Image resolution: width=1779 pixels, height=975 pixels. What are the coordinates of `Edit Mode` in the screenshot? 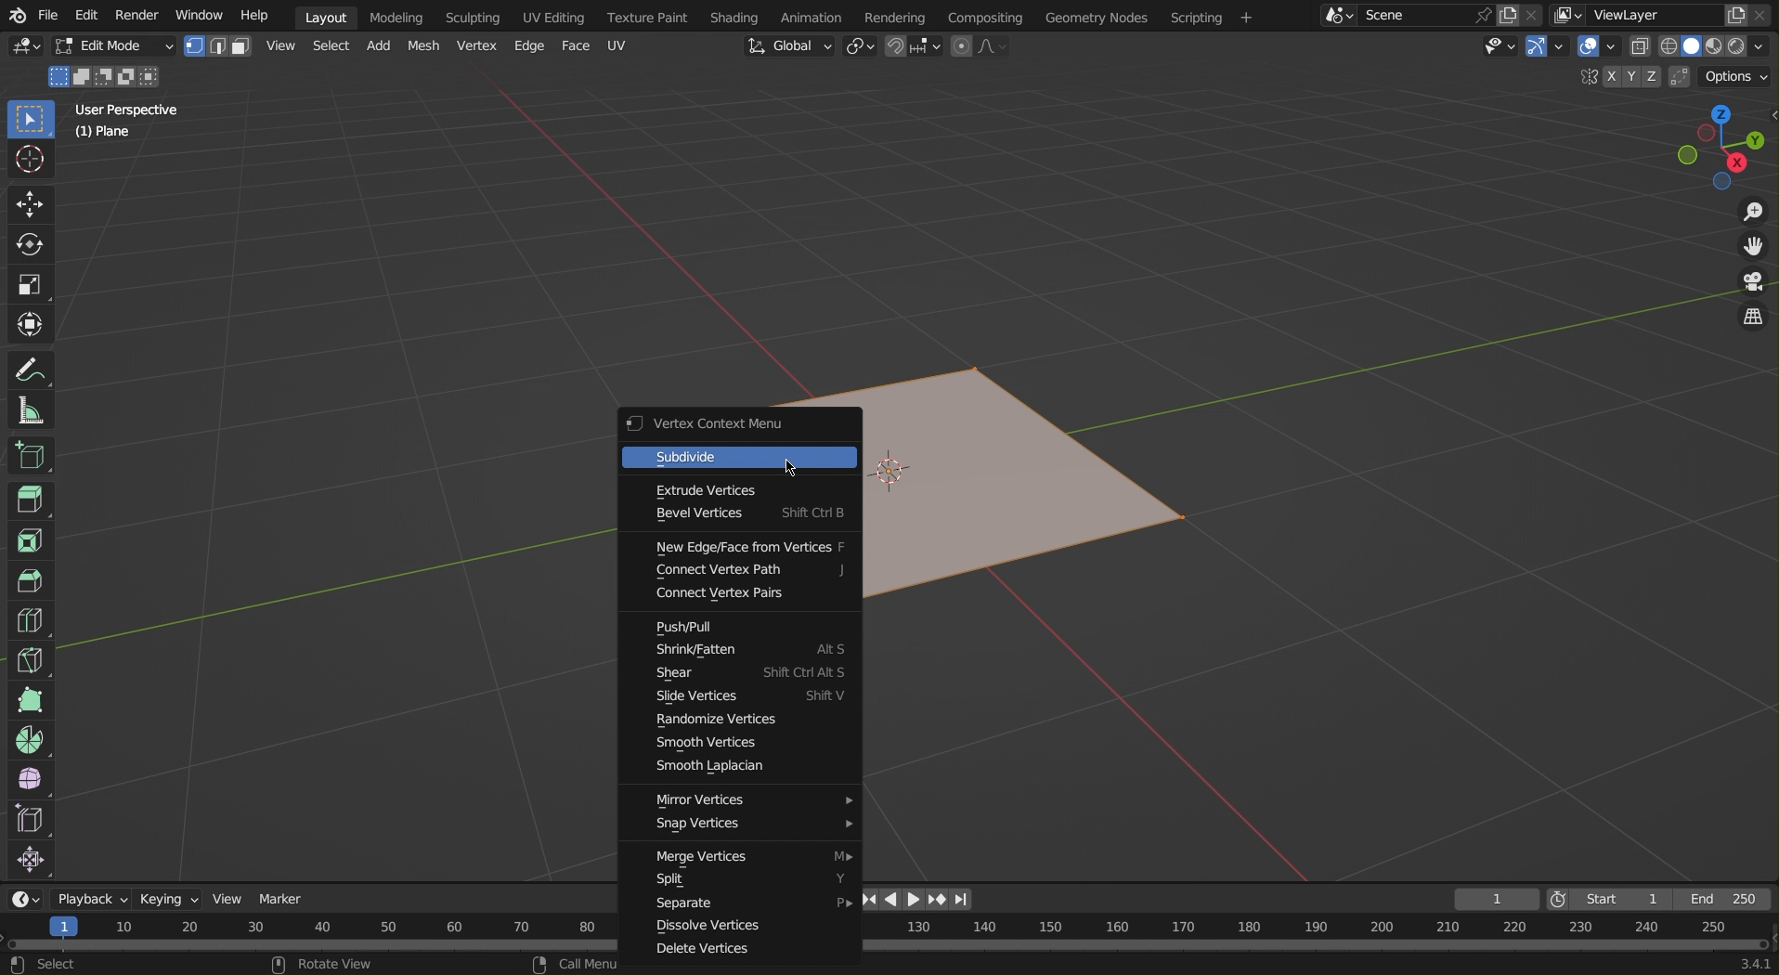 It's located at (112, 47).